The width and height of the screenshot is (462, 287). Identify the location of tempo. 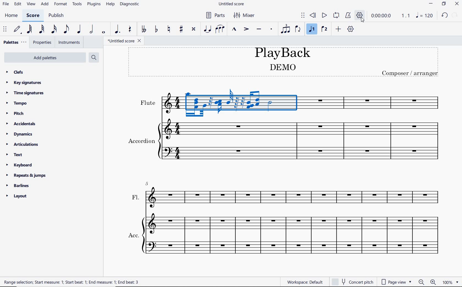
(16, 103).